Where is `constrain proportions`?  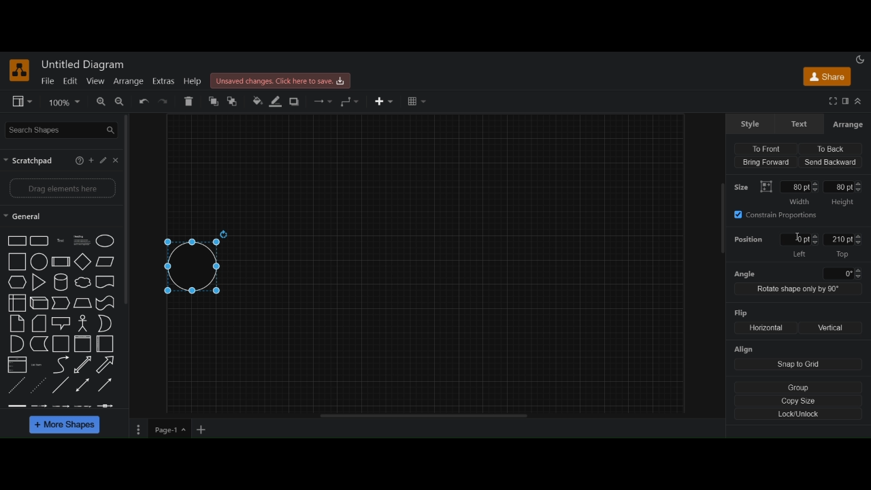
constrain proportions is located at coordinates (781, 214).